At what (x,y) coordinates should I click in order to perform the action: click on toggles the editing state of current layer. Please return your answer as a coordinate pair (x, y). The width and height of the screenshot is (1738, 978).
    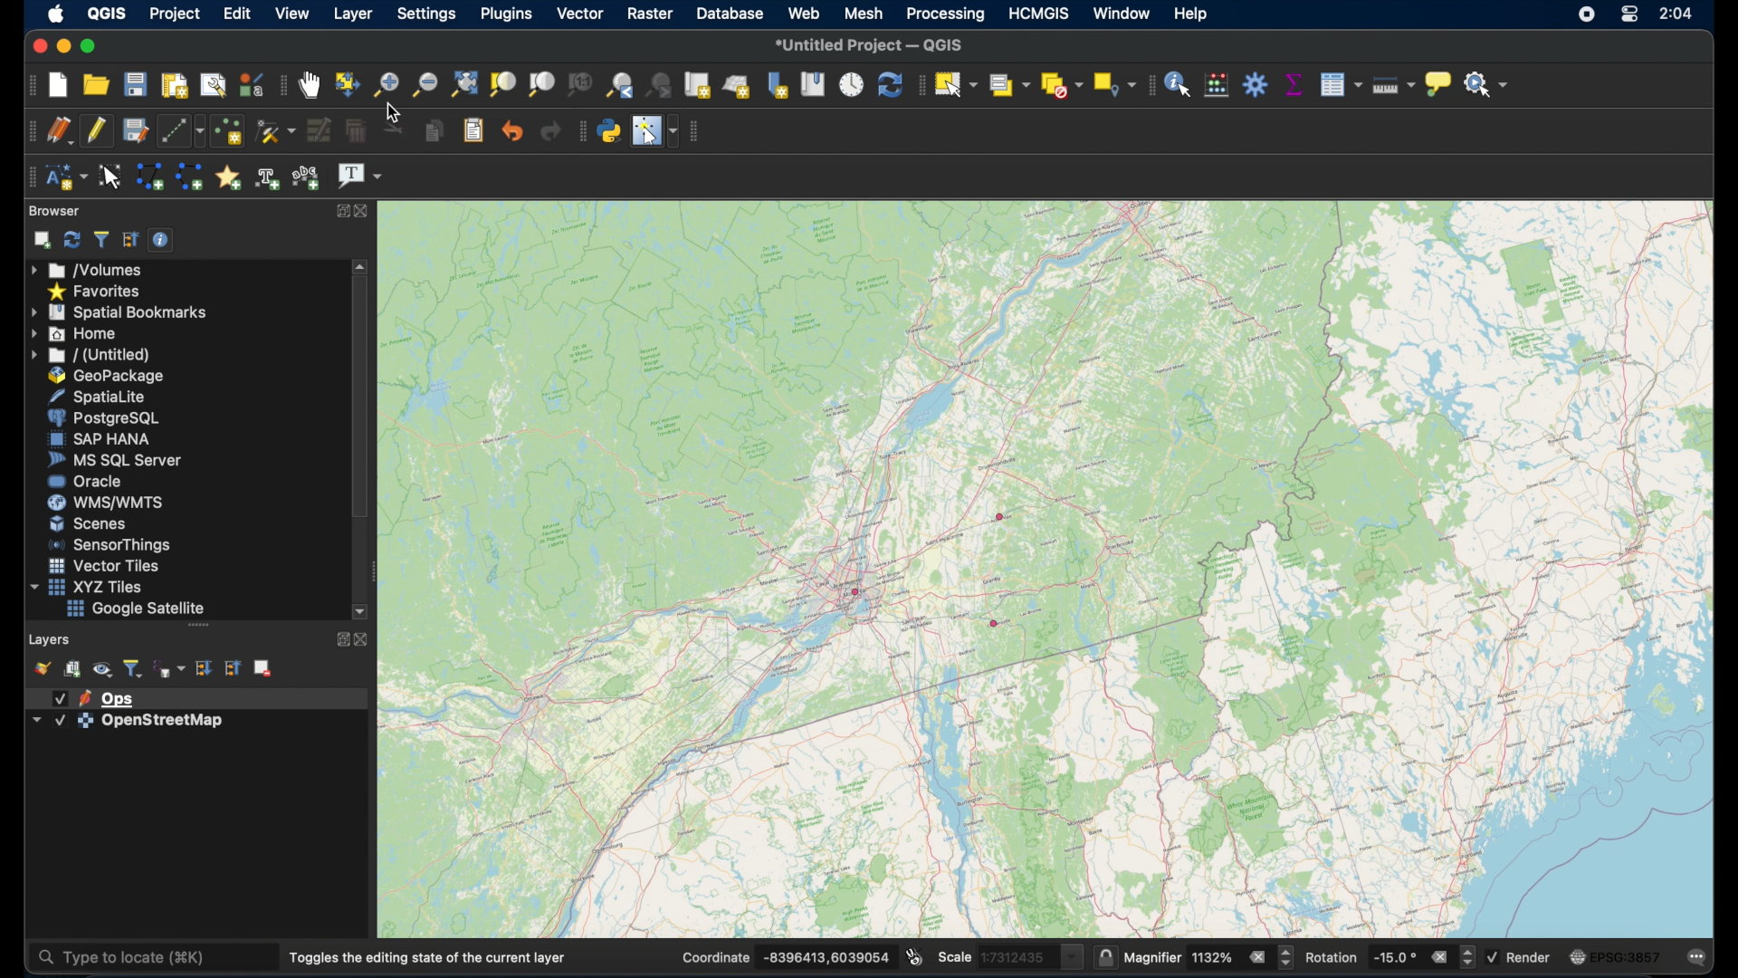
    Looking at the image, I should click on (425, 956).